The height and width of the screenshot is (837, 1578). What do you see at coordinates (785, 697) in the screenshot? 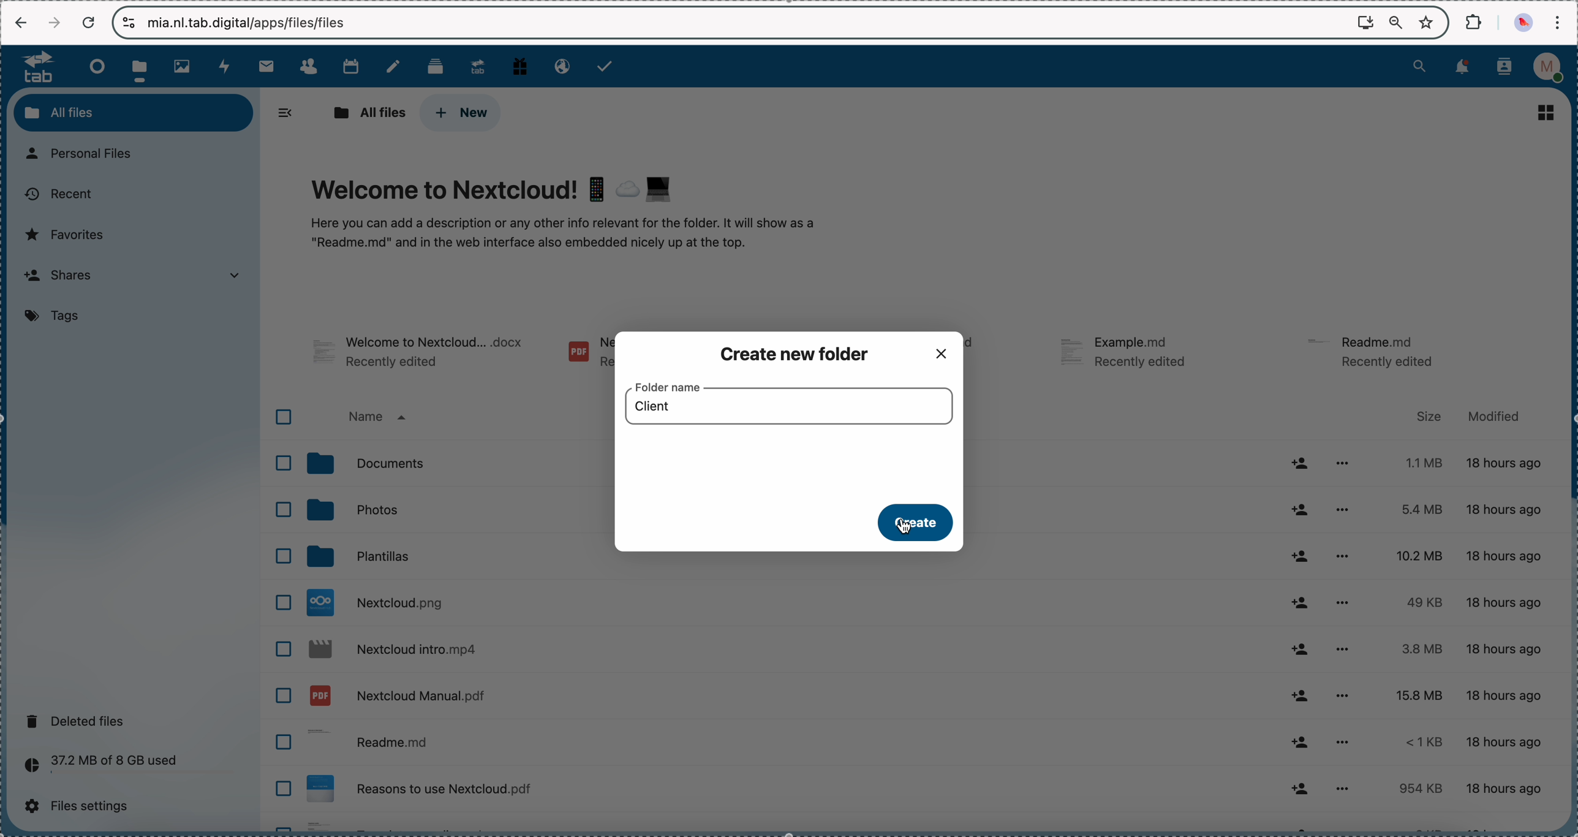
I see `file` at bounding box center [785, 697].